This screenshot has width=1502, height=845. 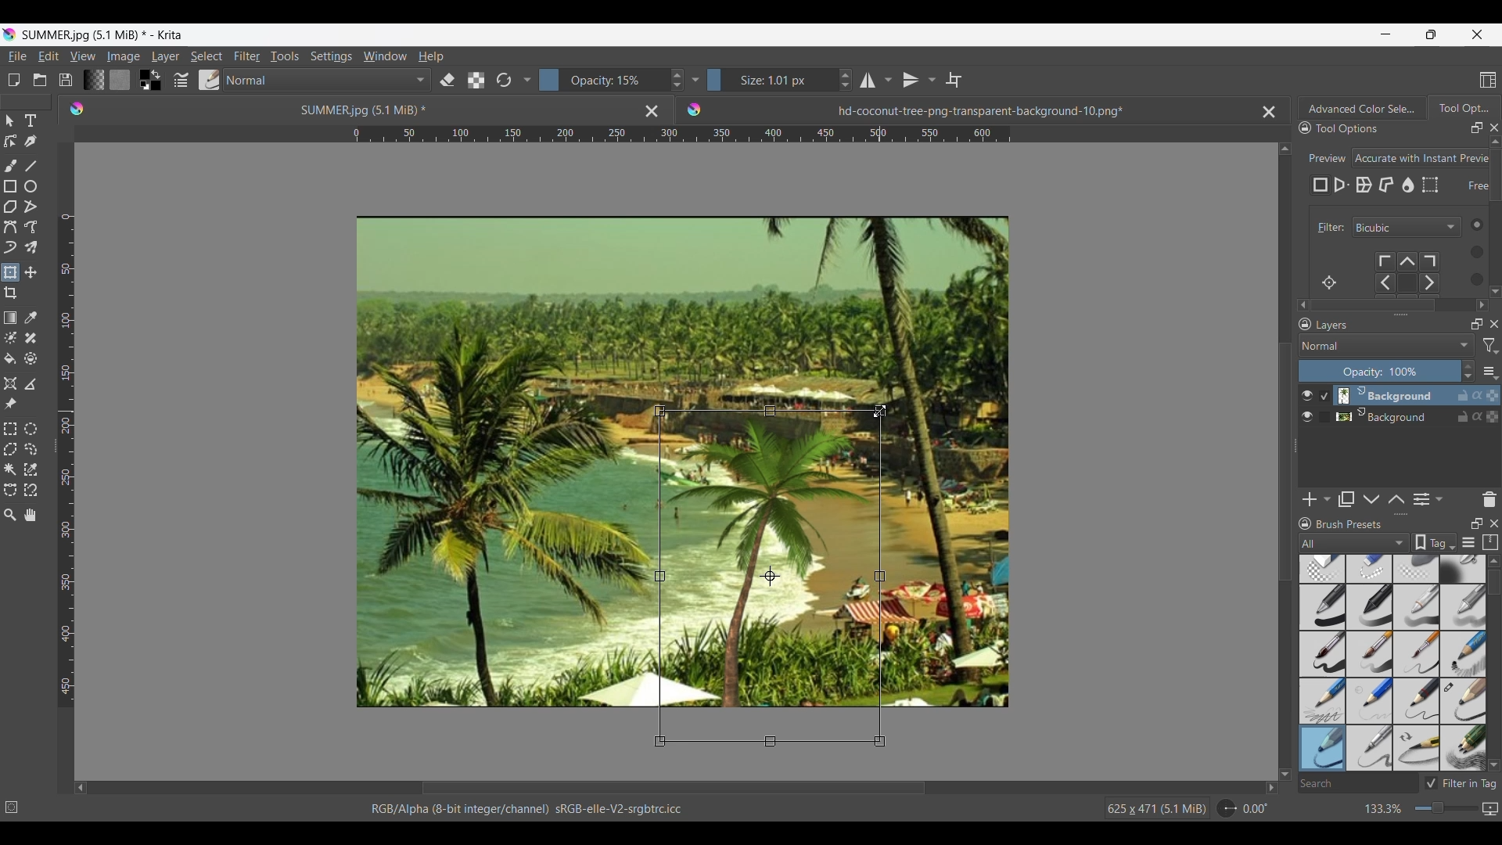 I want to click on Liquify, so click(x=1409, y=185).